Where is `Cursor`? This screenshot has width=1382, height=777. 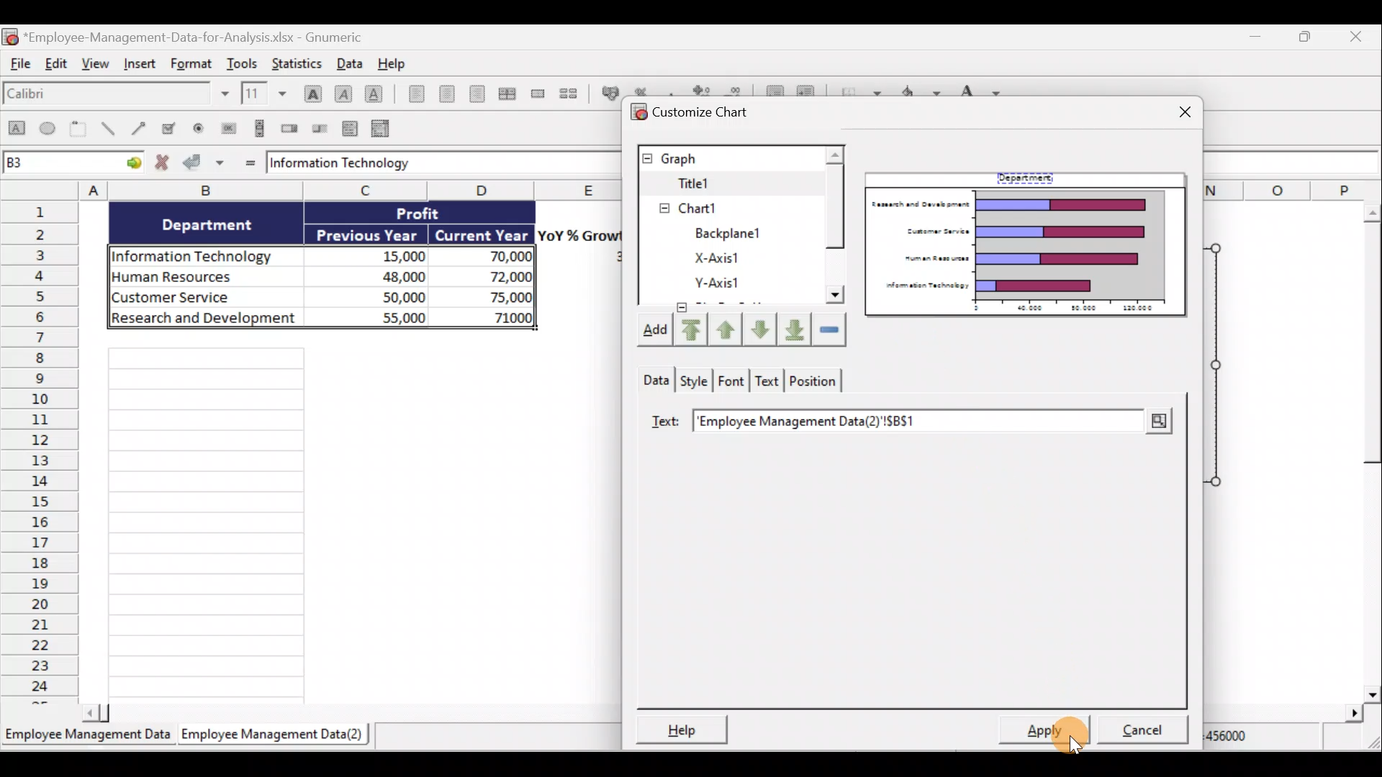
Cursor is located at coordinates (1070, 730).